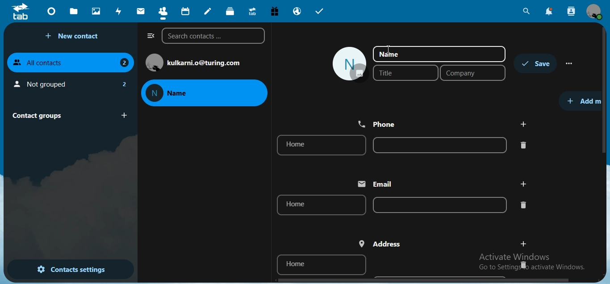 This screenshot has width=610, height=284. What do you see at coordinates (349, 64) in the screenshot?
I see `image` at bounding box center [349, 64].